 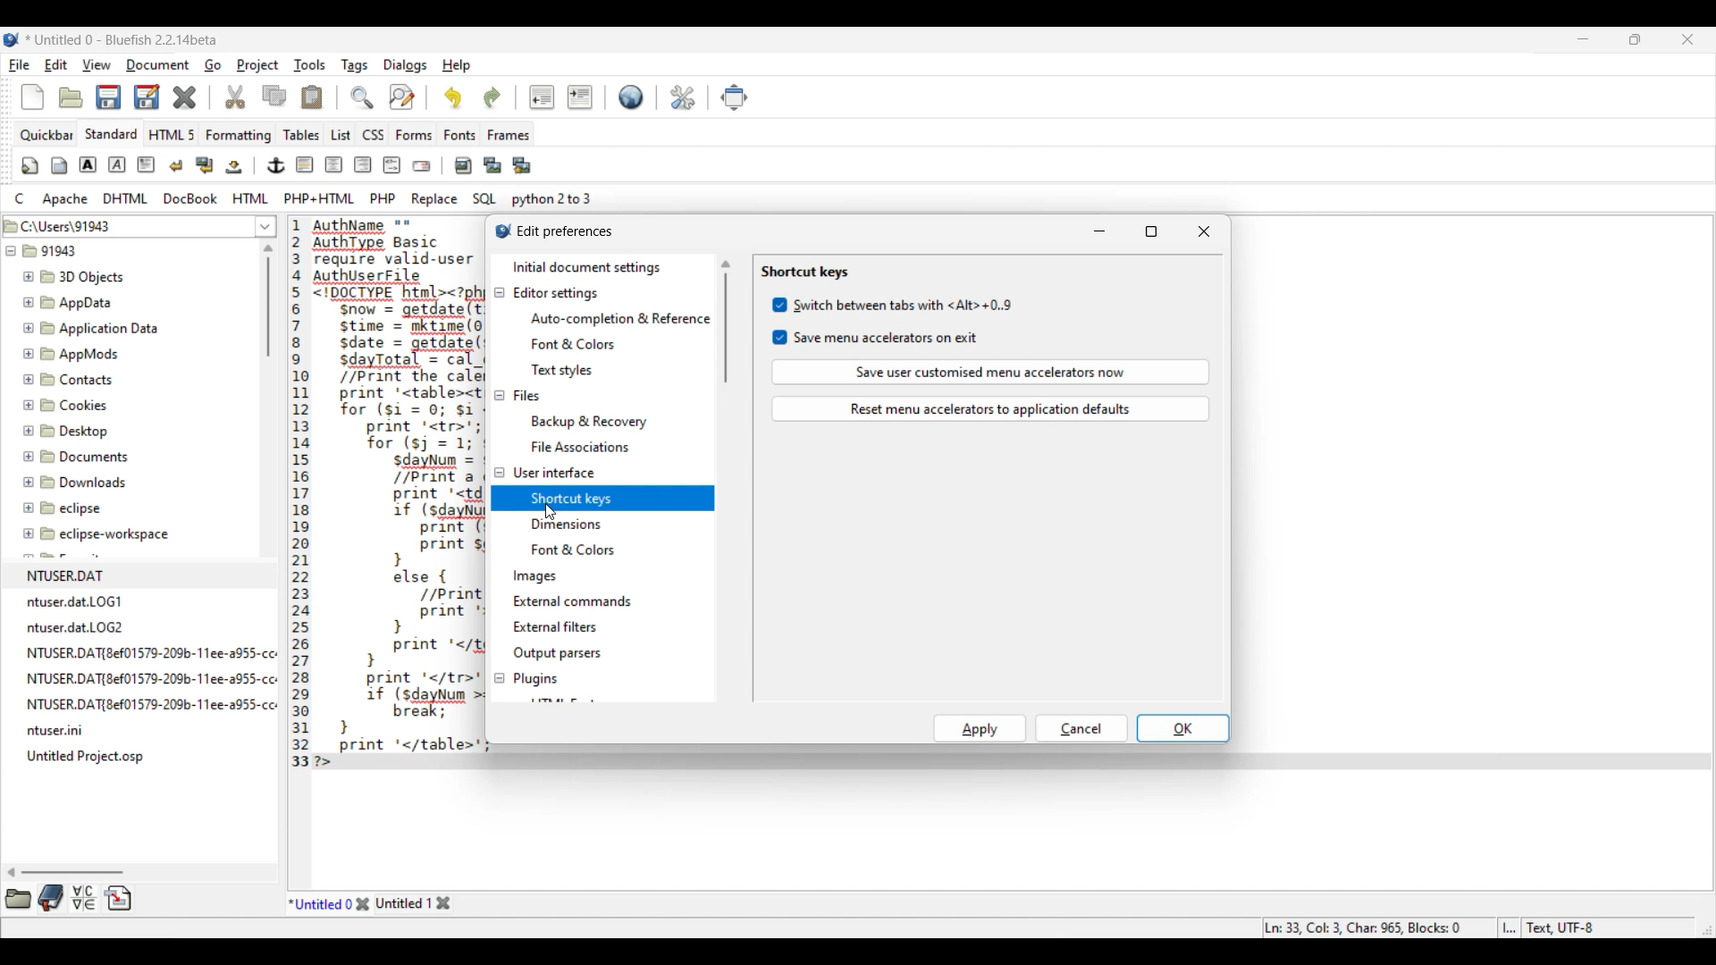 I want to click on Text and image edit tools, so click(x=275, y=166).